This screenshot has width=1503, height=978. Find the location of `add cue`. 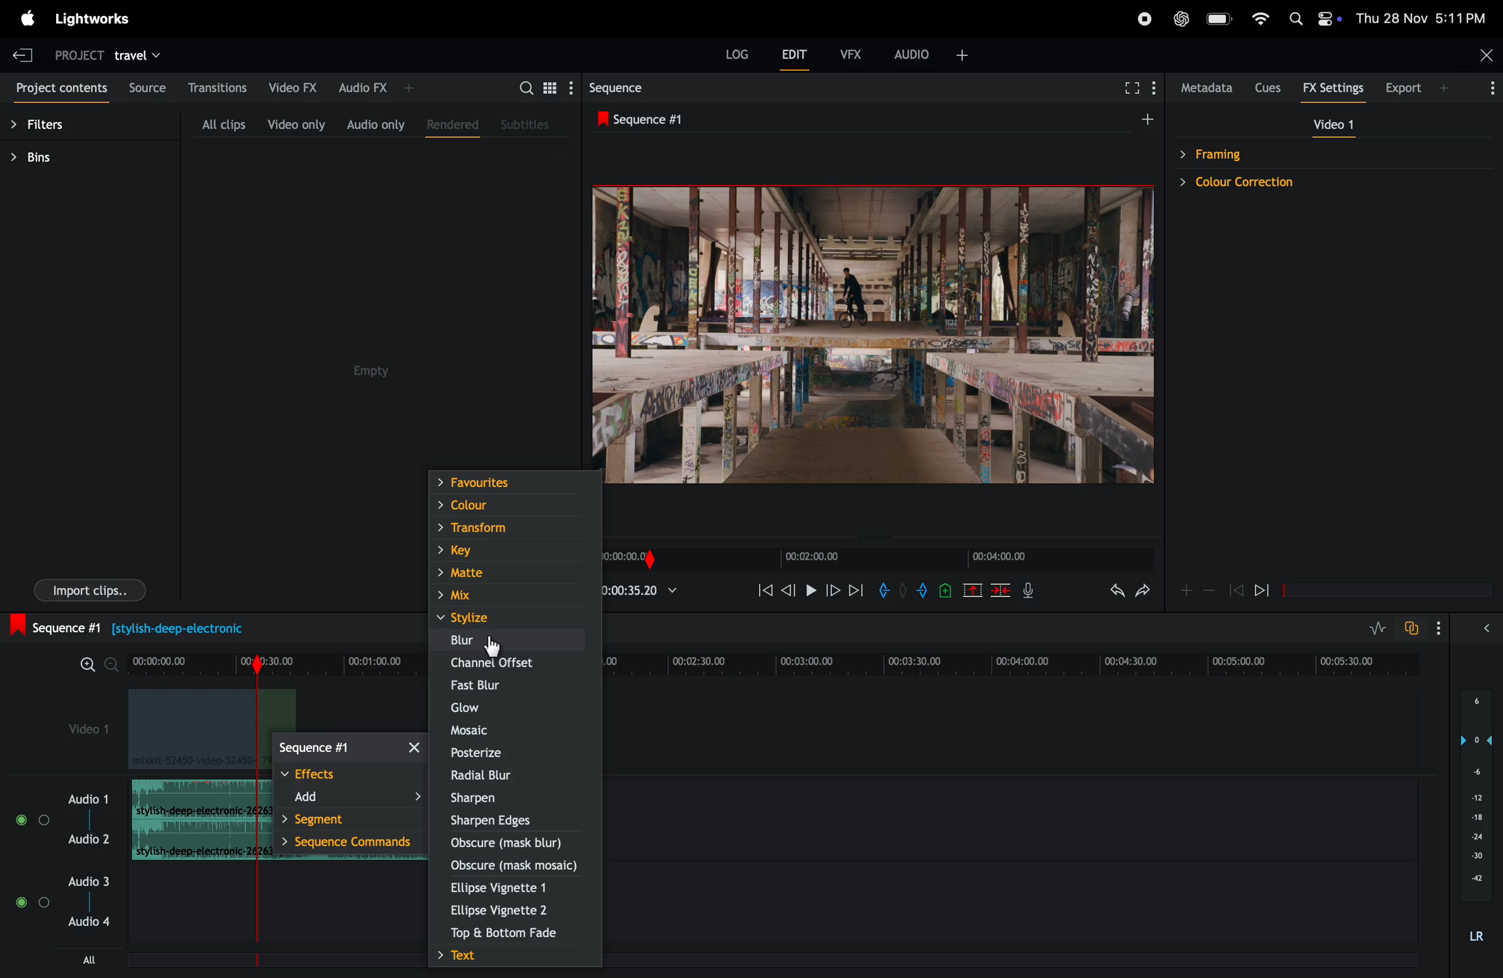

add cue is located at coordinates (942, 592).